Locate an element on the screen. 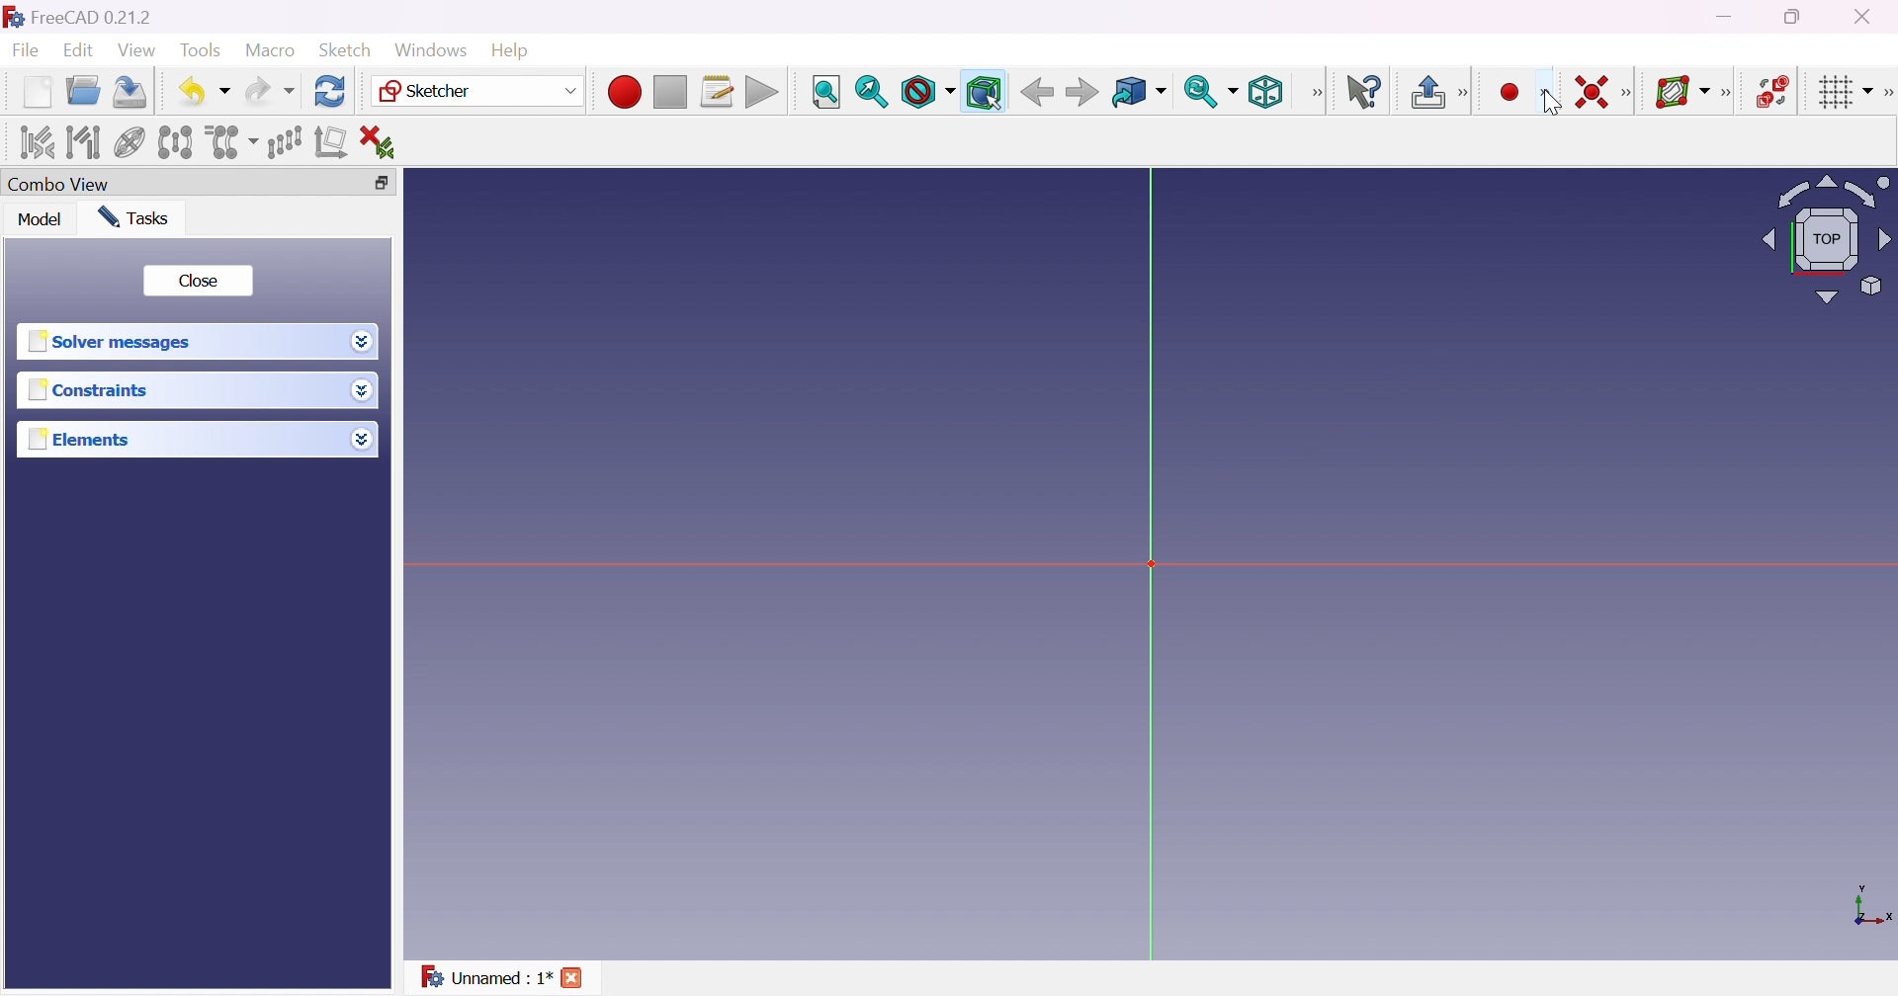  Undo is located at coordinates (204, 92).